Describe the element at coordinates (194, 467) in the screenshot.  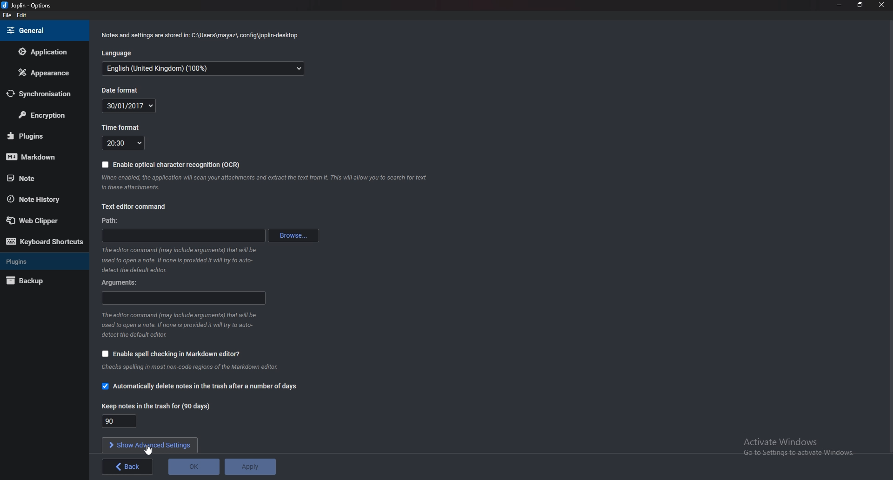
I see `ok` at that location.